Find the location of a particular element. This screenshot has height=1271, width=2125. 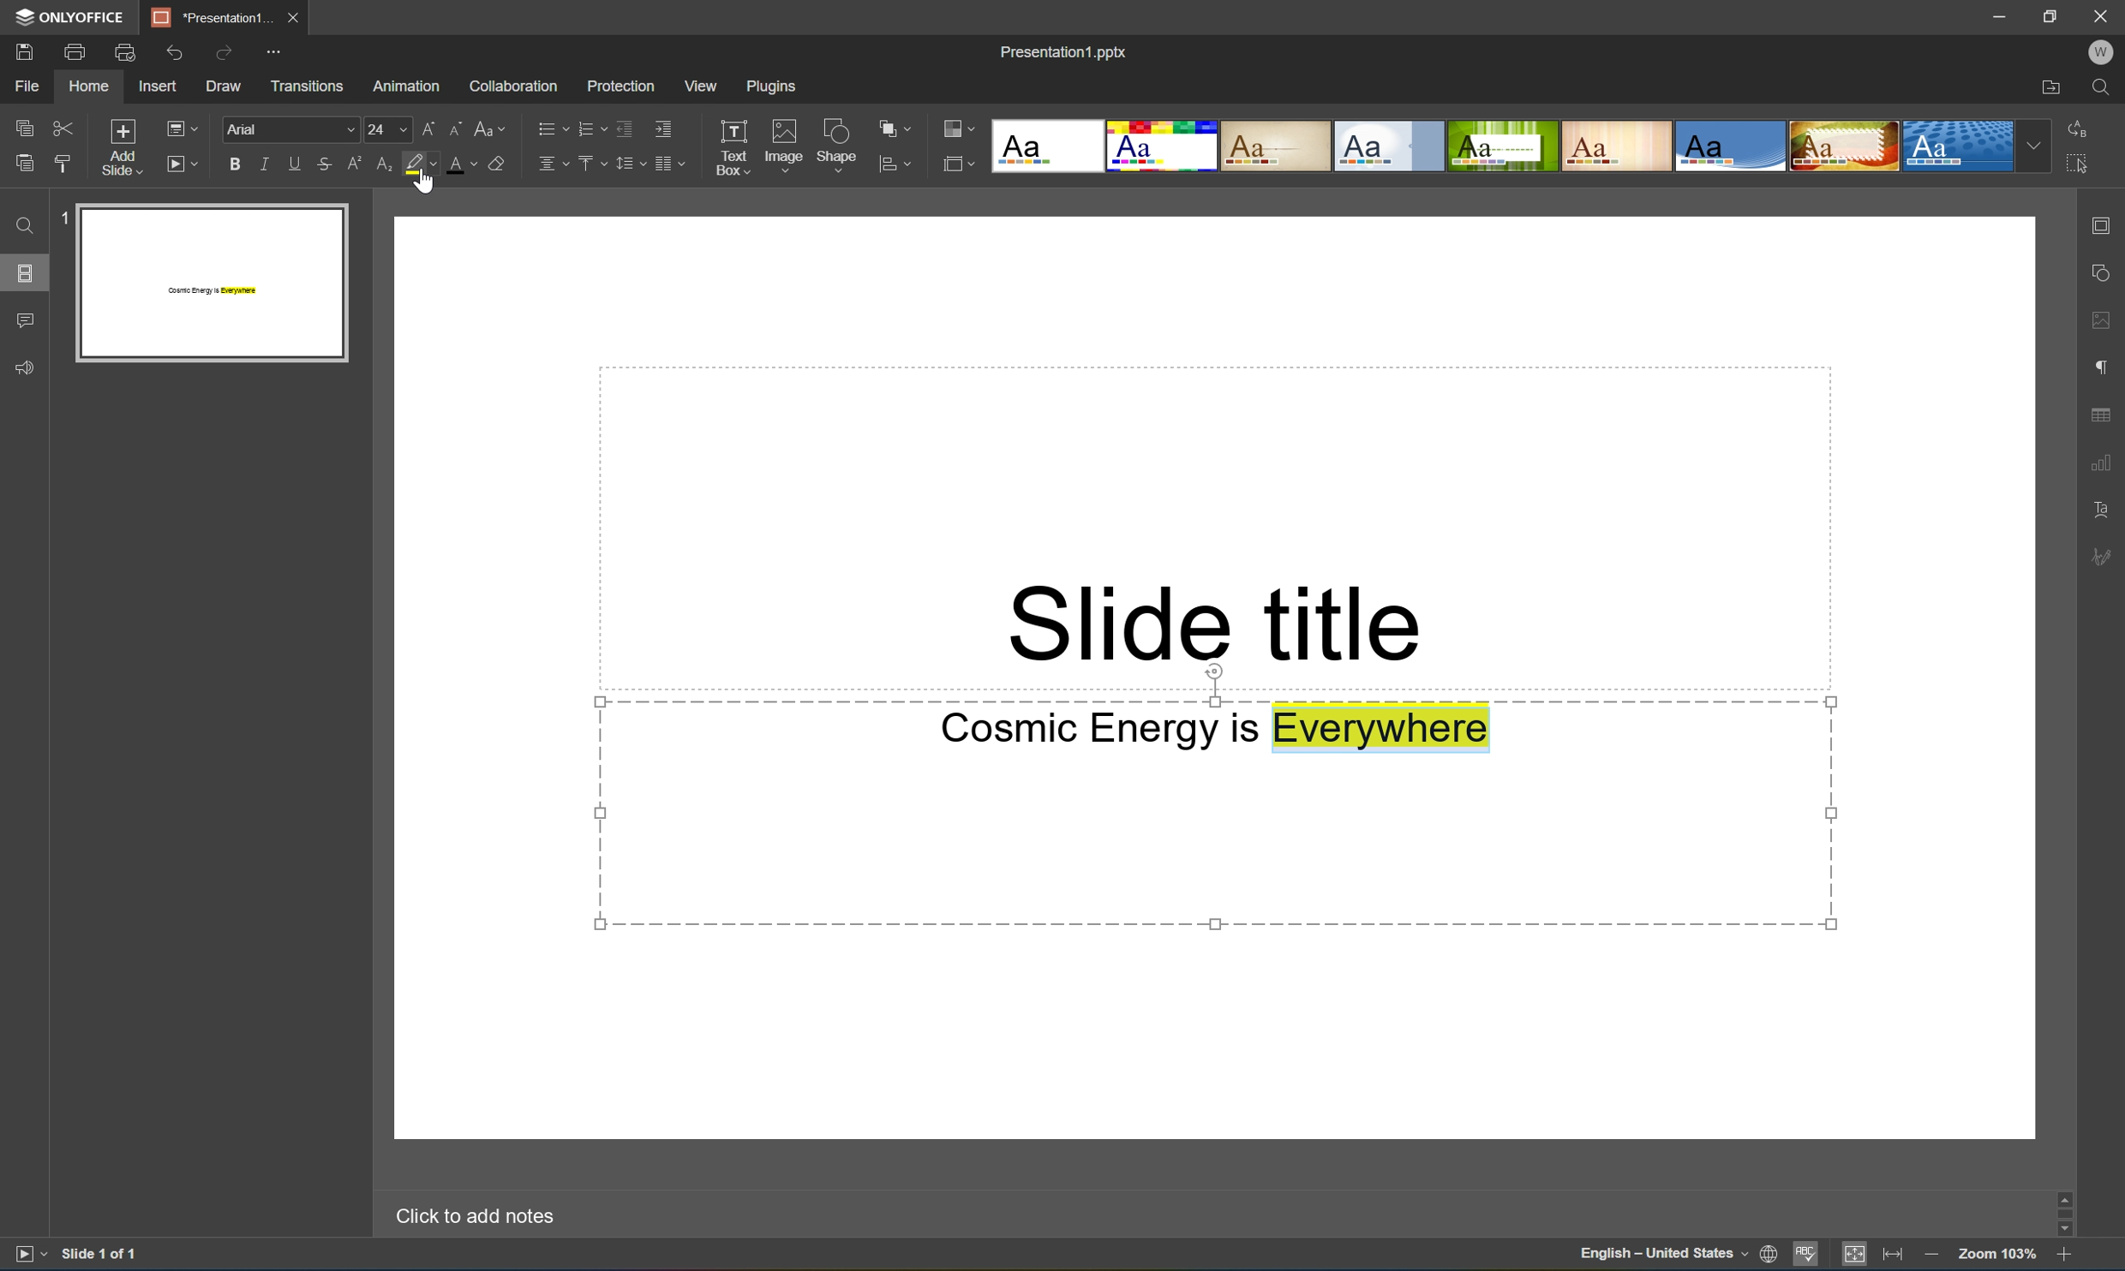

Close is located at coordinates (2103, 17).